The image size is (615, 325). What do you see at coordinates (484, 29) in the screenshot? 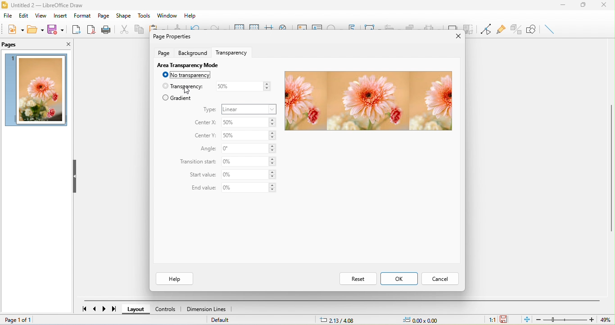
I see `toggle point edit mode` at bounding box center [484, 29].